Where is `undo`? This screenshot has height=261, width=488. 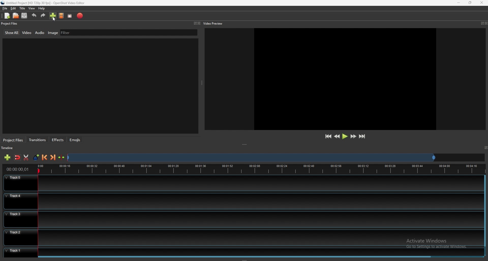
undo is located at coordinates (34, 15).